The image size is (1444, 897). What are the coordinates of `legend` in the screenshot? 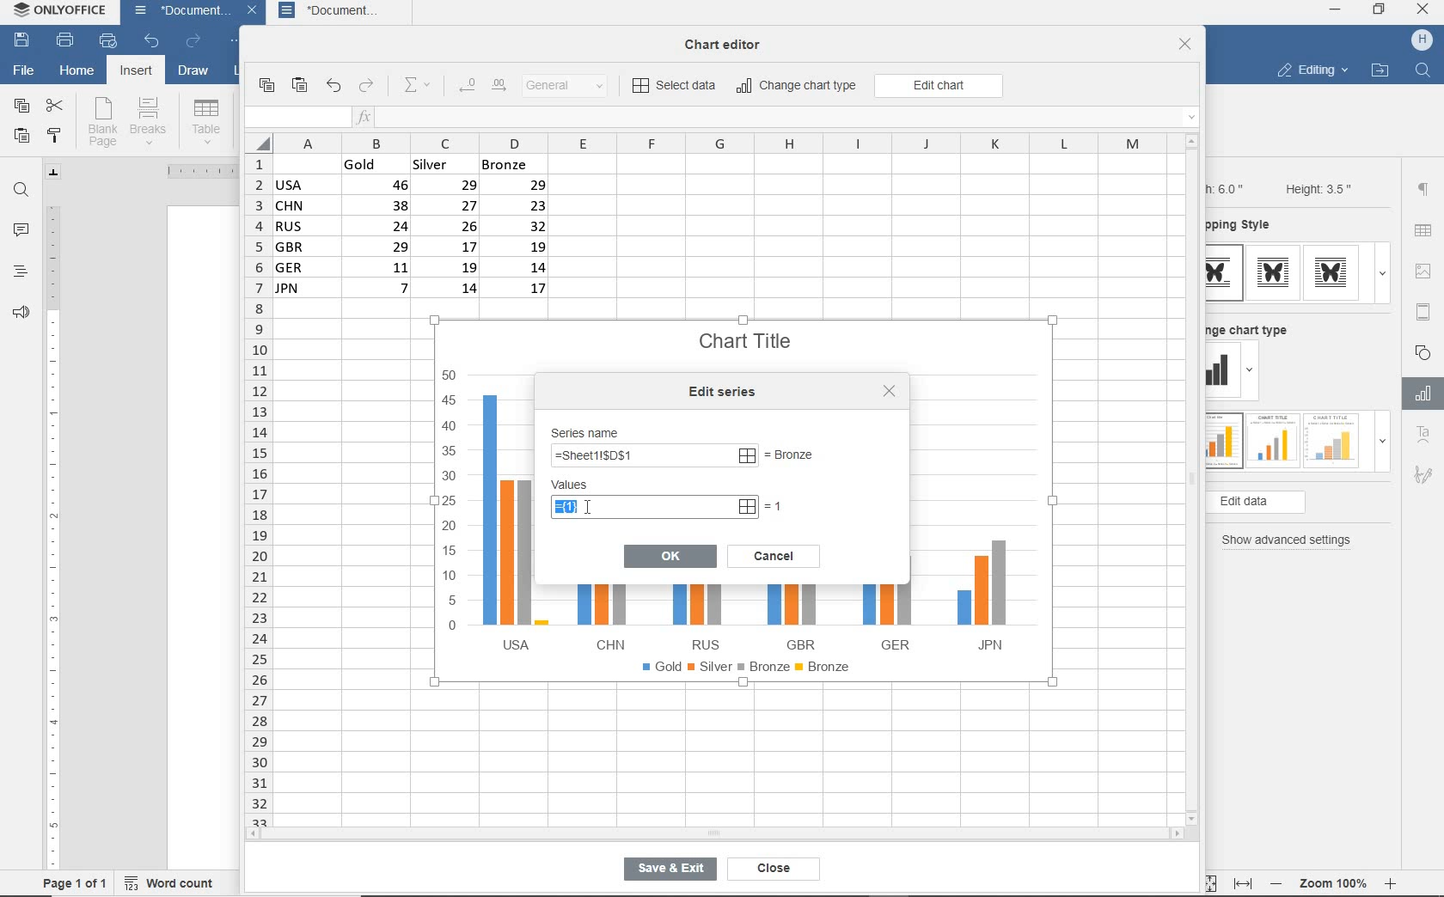 It's located at (750, 670).